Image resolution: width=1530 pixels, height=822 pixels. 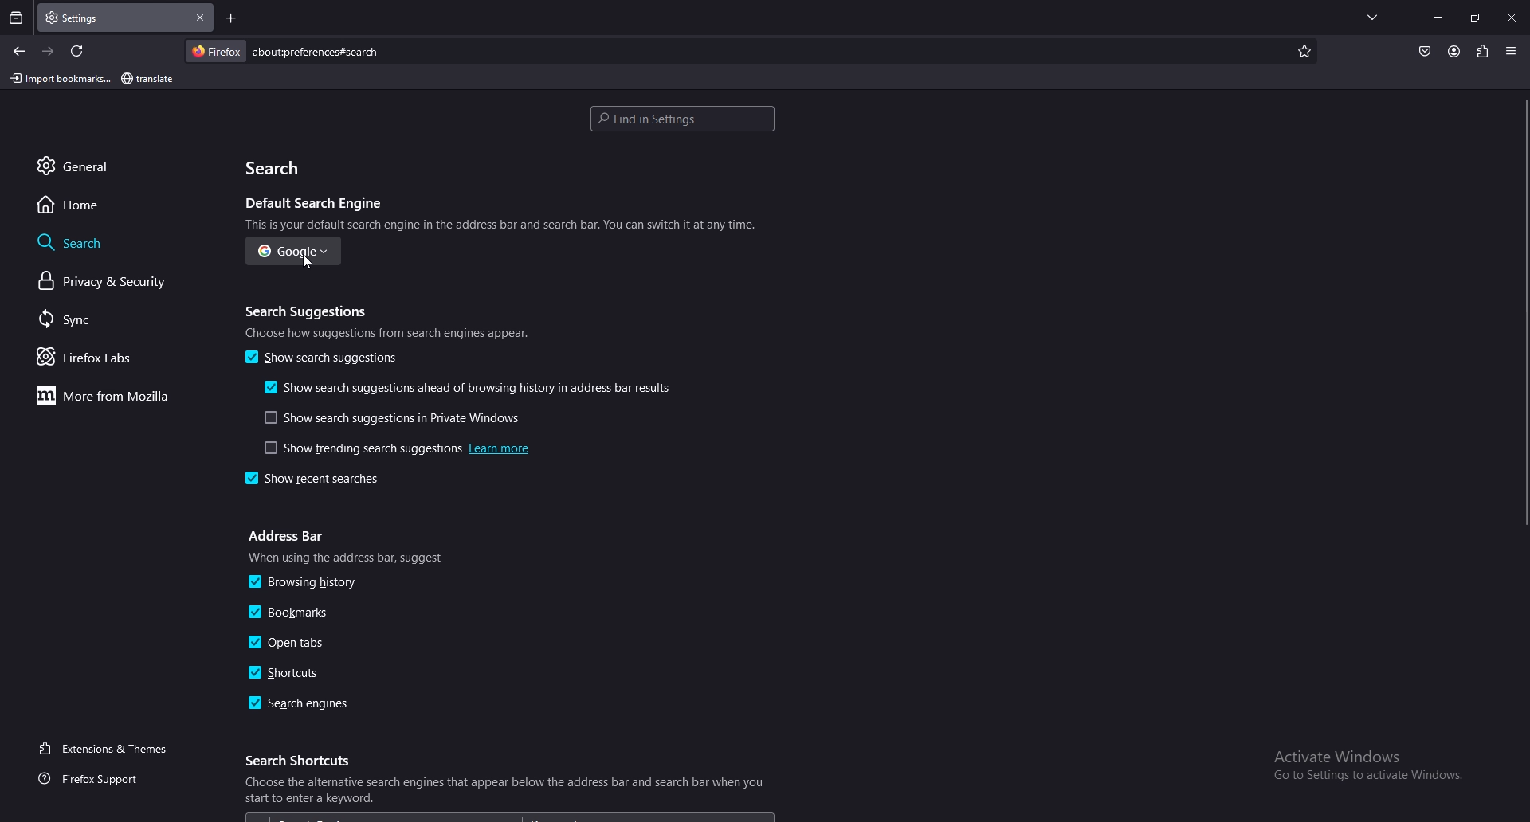 What do you see at coordinates (114, 283) in the screenshot?
I see `privacy and security` at bounding box center [114, 283].